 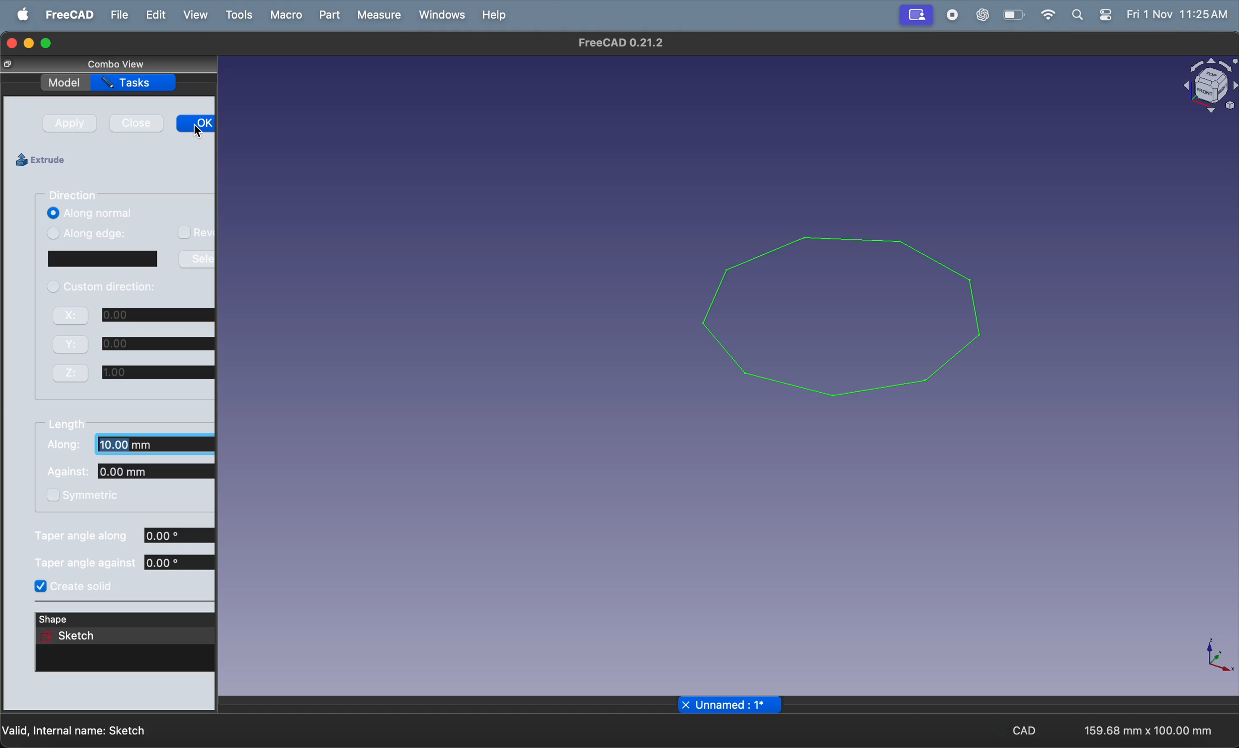 I want to click on along: 10.00mm, so click(x=123, y=446).